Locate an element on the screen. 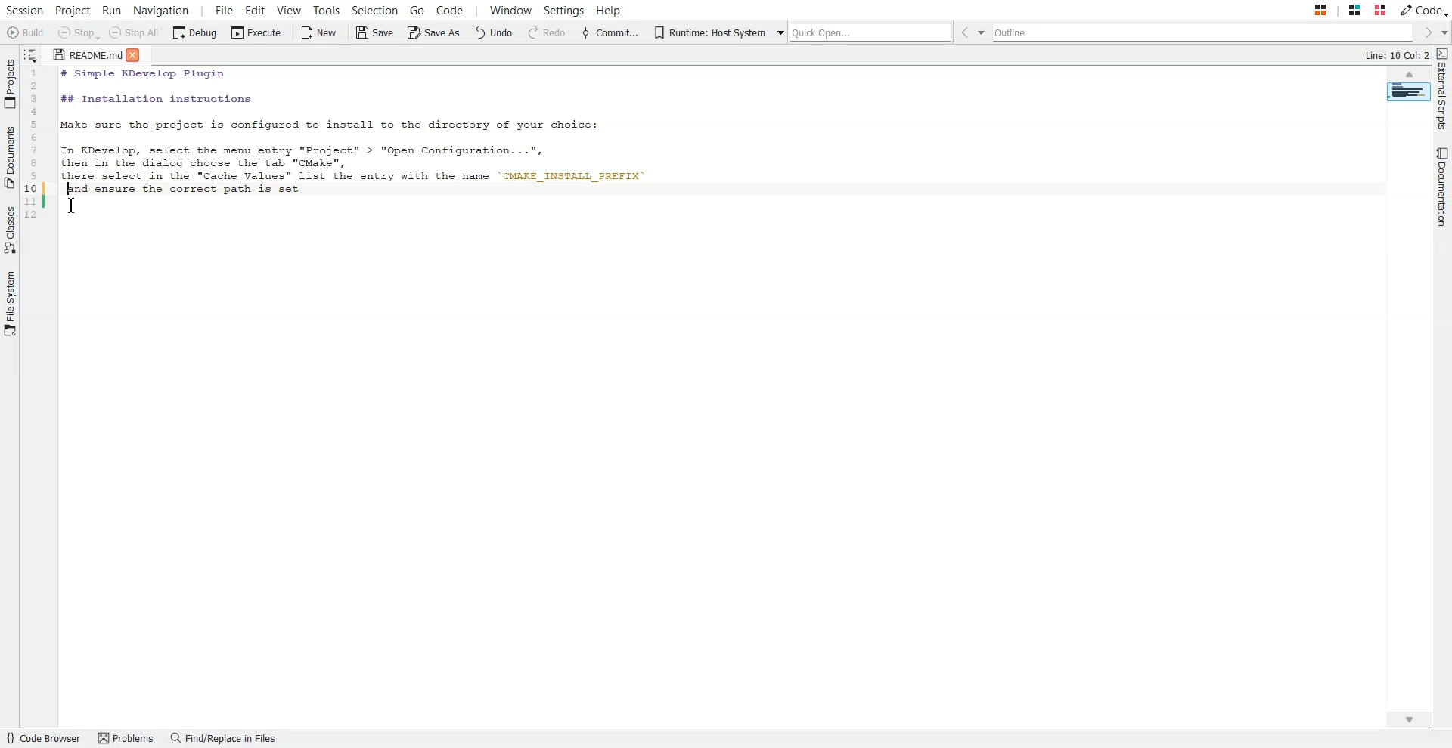 The image size is (1452, 748). README.md (file) is located at coordinates (82, 54).